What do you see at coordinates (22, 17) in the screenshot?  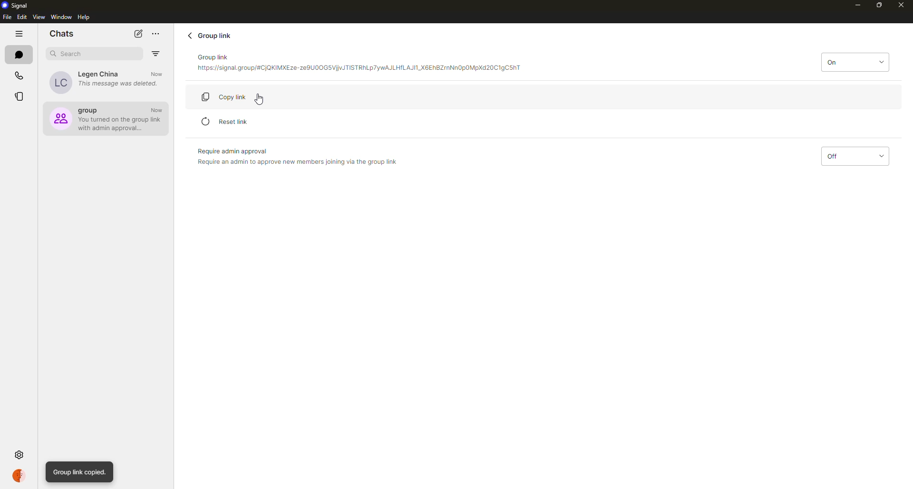 I see `edit` at bounding box center [22, 17].